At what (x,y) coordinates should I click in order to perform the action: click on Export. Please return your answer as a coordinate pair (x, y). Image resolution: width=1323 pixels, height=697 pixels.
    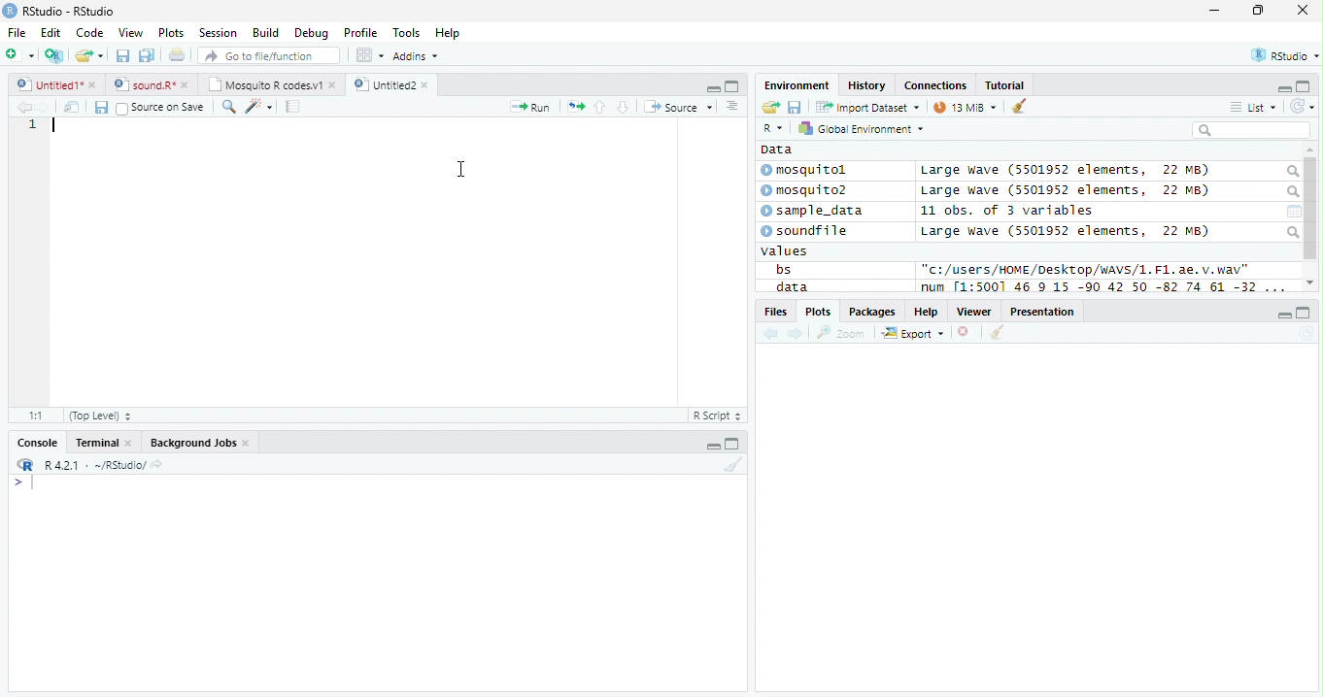
    Looking at the image, I should click on (913, 334).